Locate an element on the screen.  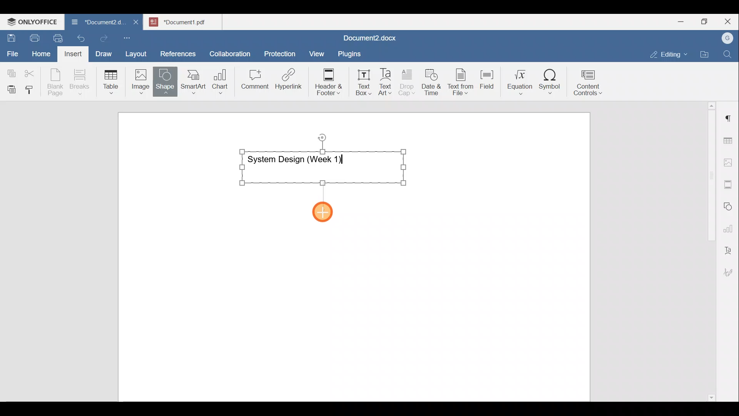
Comment is located at coordinates (252, 81).